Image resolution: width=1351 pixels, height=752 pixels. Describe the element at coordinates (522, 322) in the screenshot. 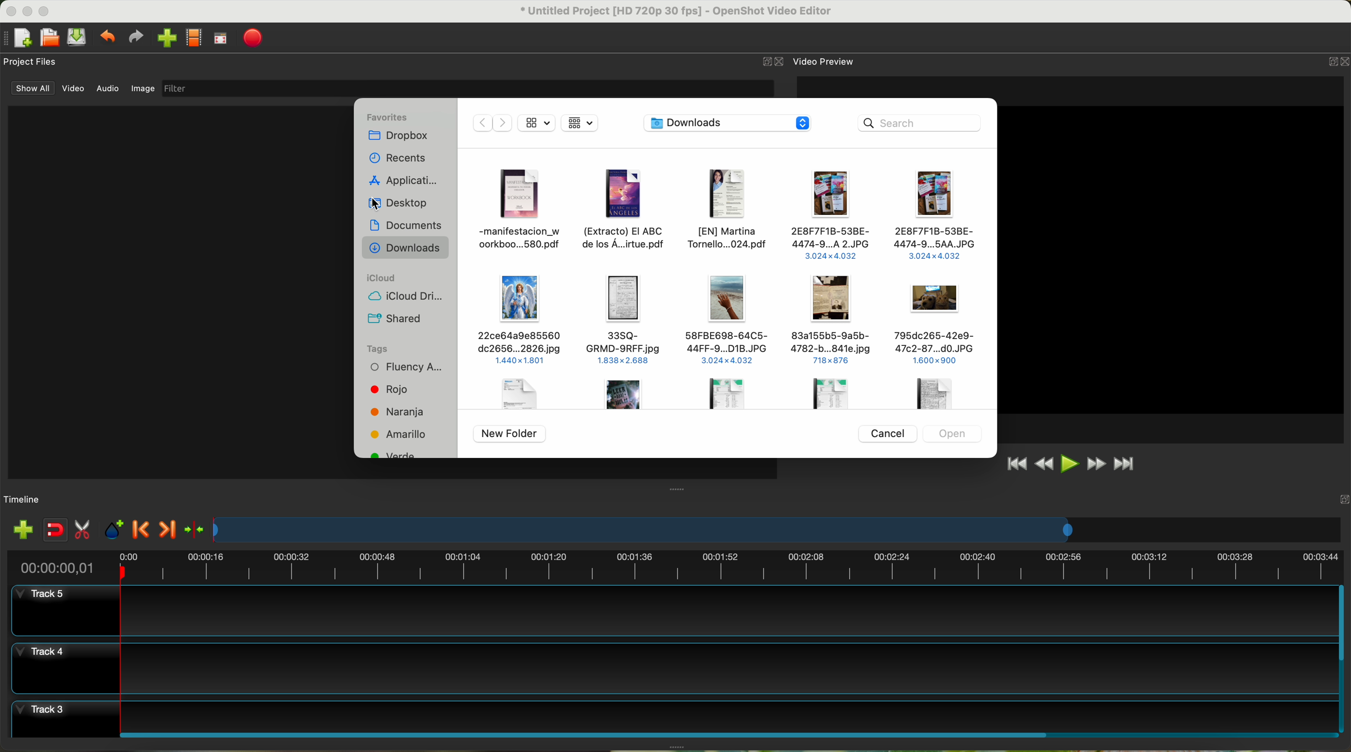

I see `file` at that location.